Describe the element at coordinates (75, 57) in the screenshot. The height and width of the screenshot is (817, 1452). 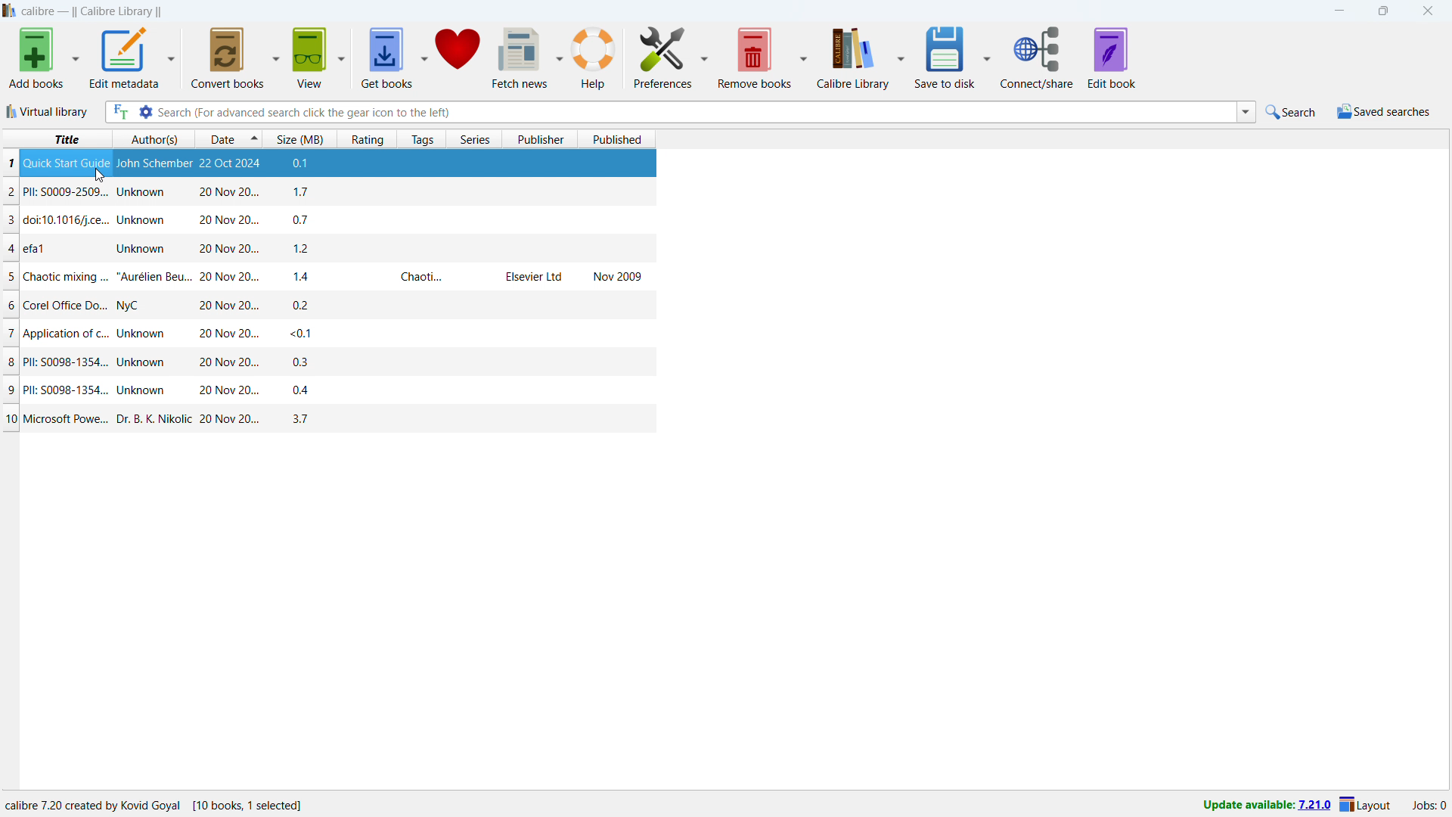
I see `add books options` at that location.